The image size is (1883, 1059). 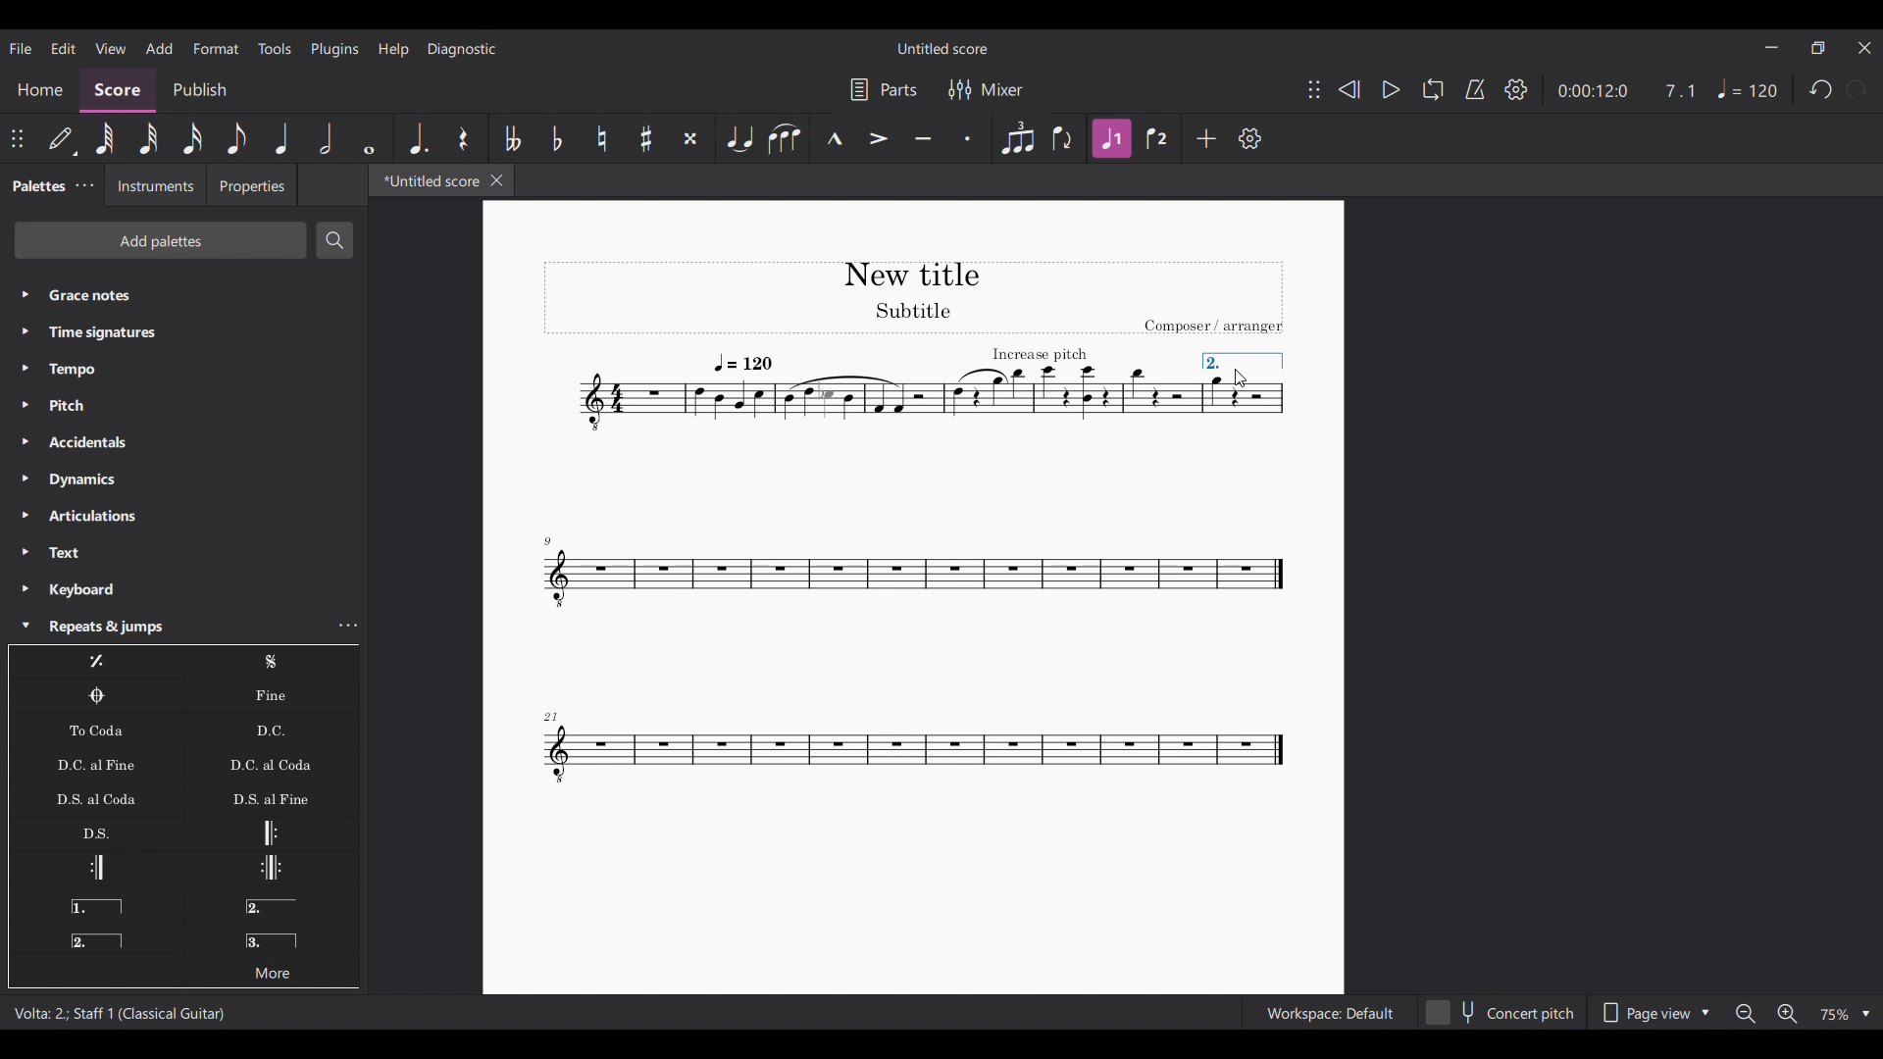 I want to click on 16th note, so click(x=193, y=138).